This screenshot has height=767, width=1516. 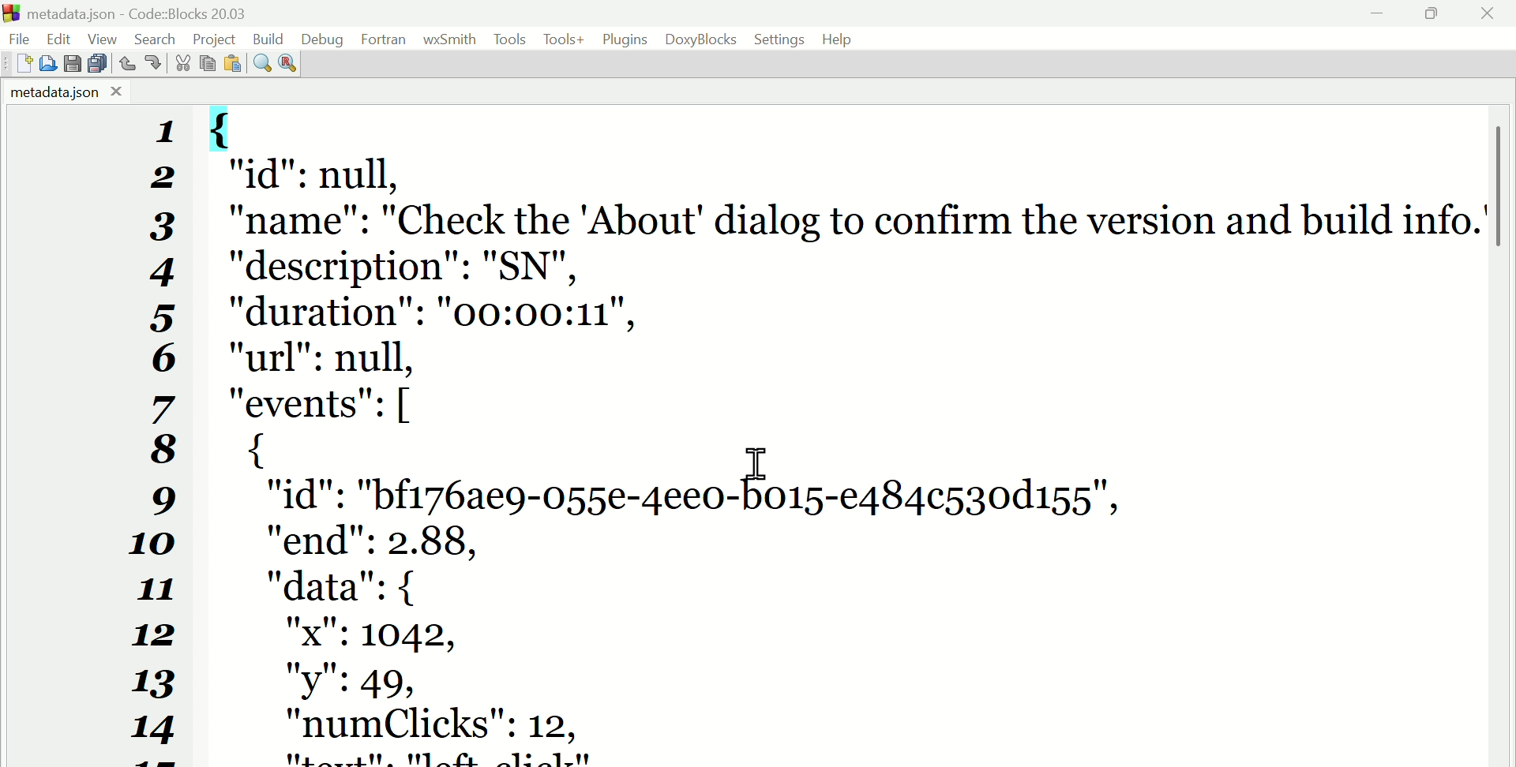 I want to click on Undo, so click(x=129, y=60).